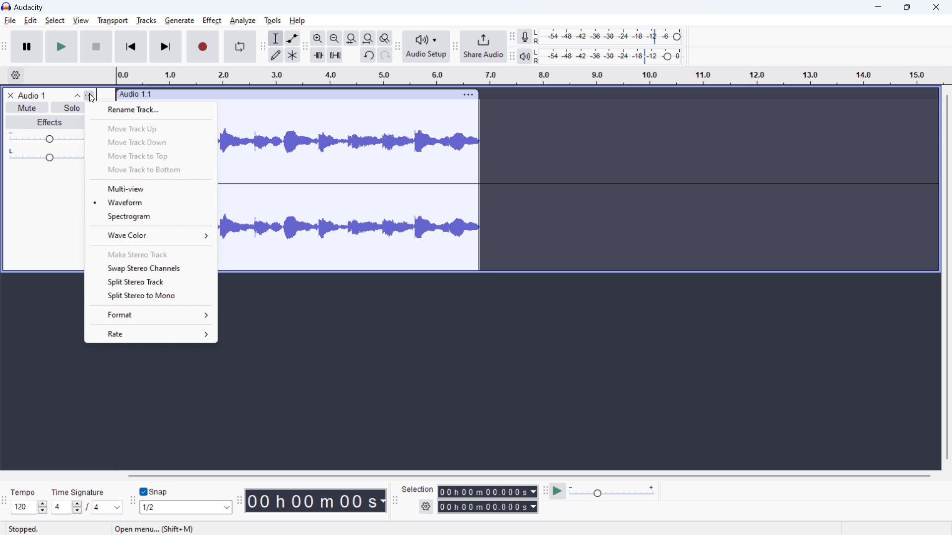 The image size is (952, 535). I want to click on zoom in, so click(318, 38).